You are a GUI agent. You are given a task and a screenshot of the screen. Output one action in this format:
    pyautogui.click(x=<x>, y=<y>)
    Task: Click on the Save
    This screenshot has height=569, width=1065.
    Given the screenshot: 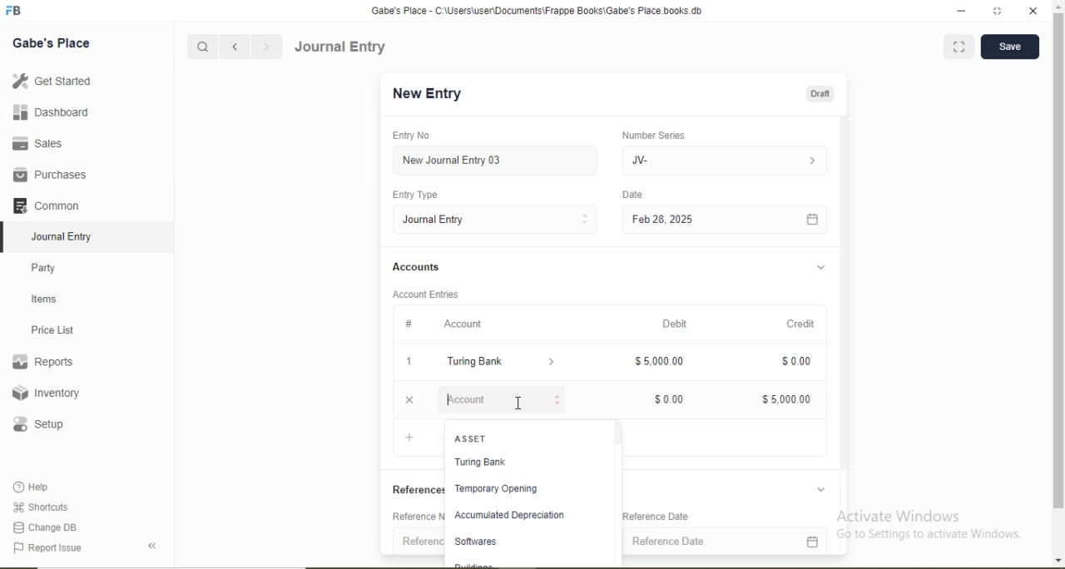 What is the action you would take?
    pyautogui.click(x=1010, y=46)
    